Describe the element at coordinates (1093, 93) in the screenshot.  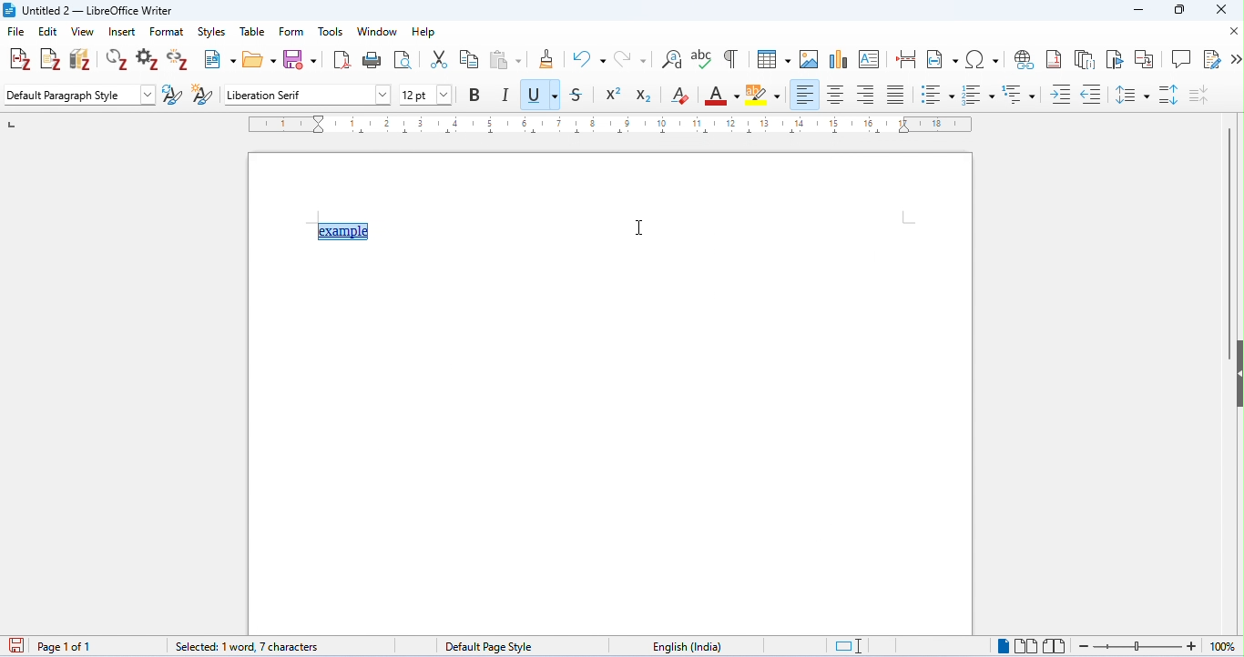
I see `decrease indent` at that location.